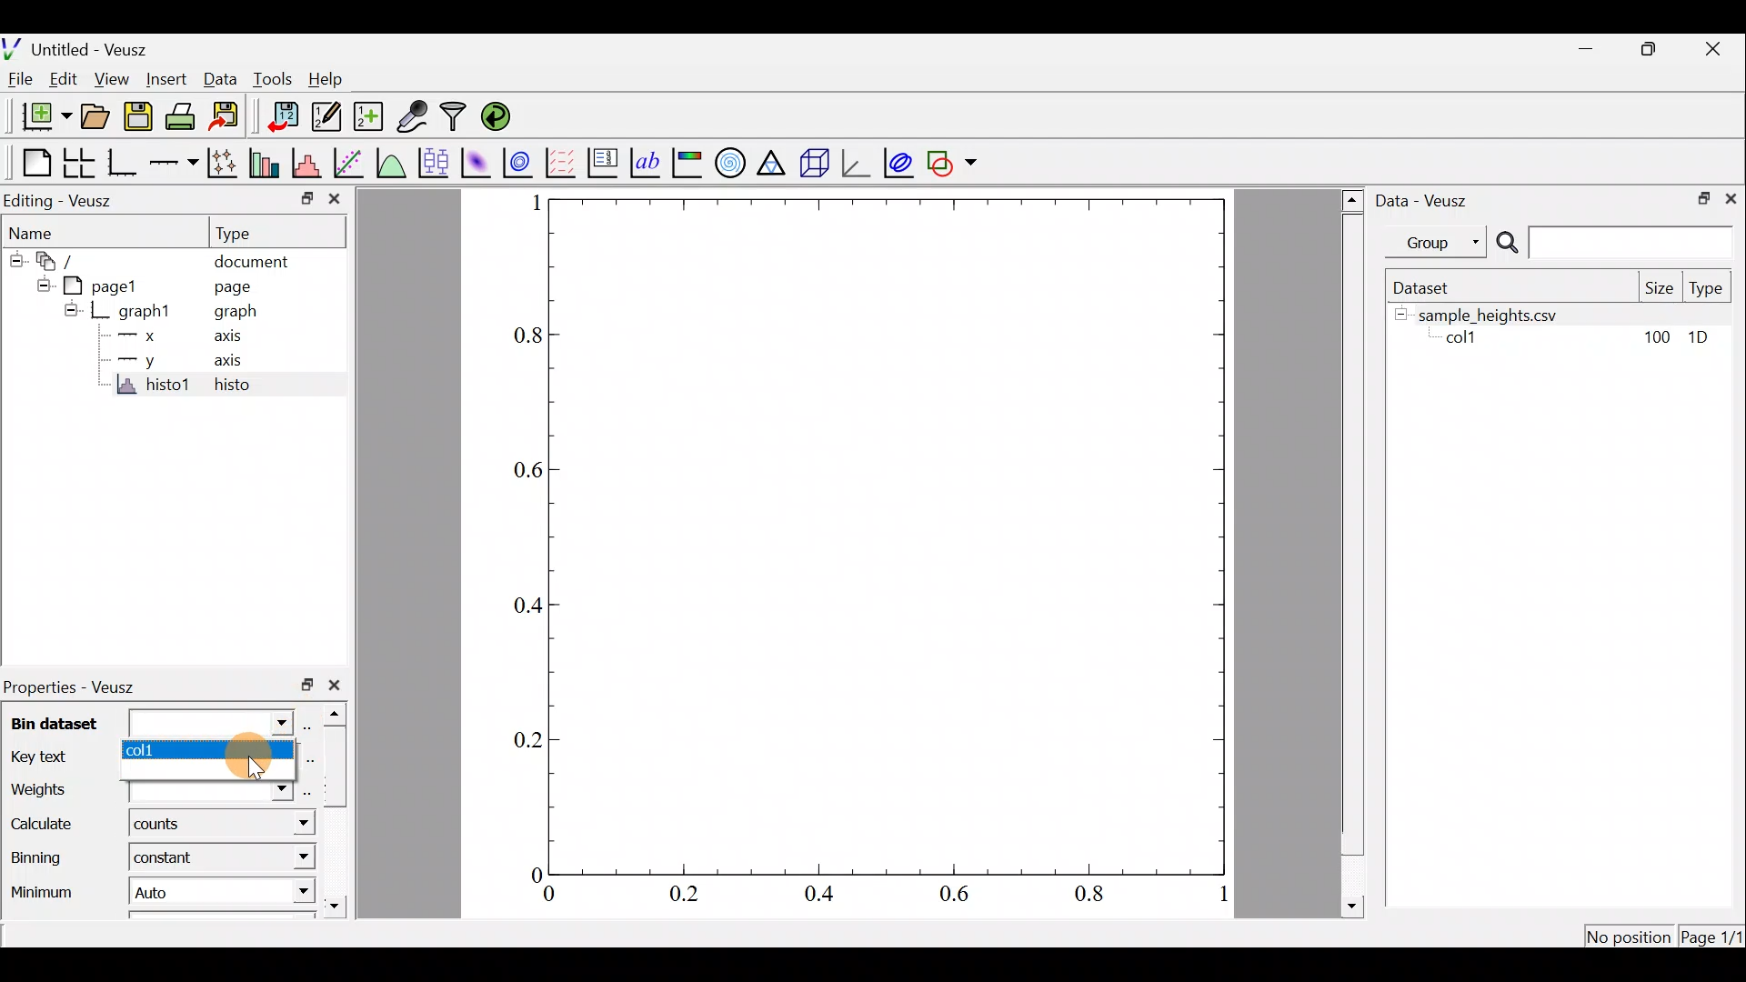  I want to click on Size, so click(1657, 287).